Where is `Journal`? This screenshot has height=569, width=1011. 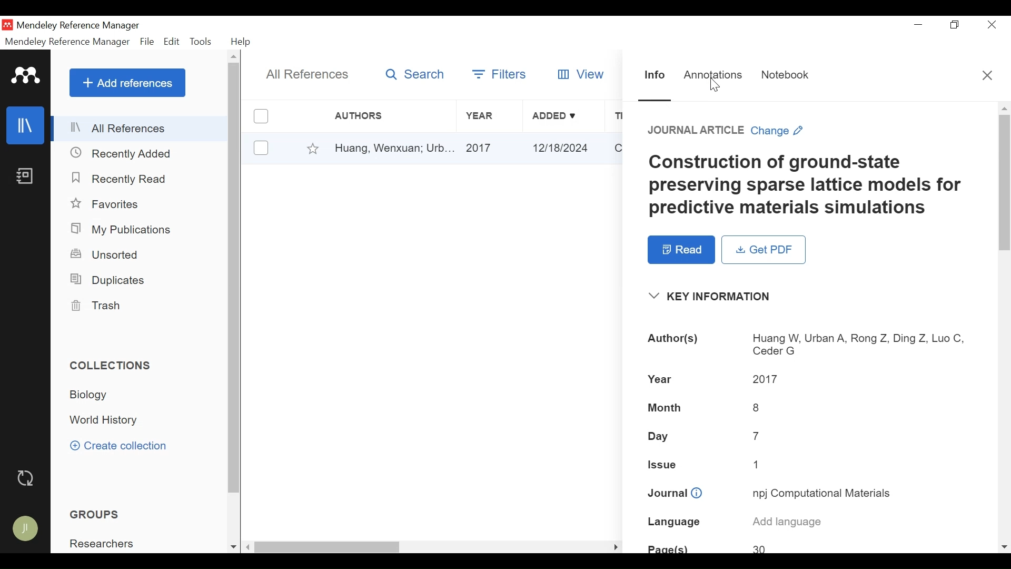
Journal is located at coordinates (666, 494).